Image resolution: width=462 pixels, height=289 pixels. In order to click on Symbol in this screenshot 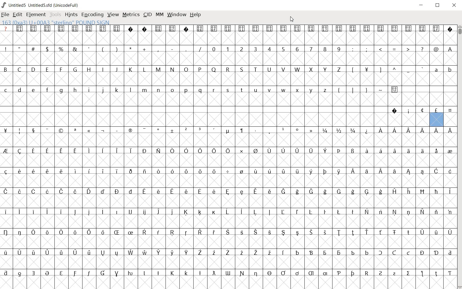, I will do `click(241, 253)`.